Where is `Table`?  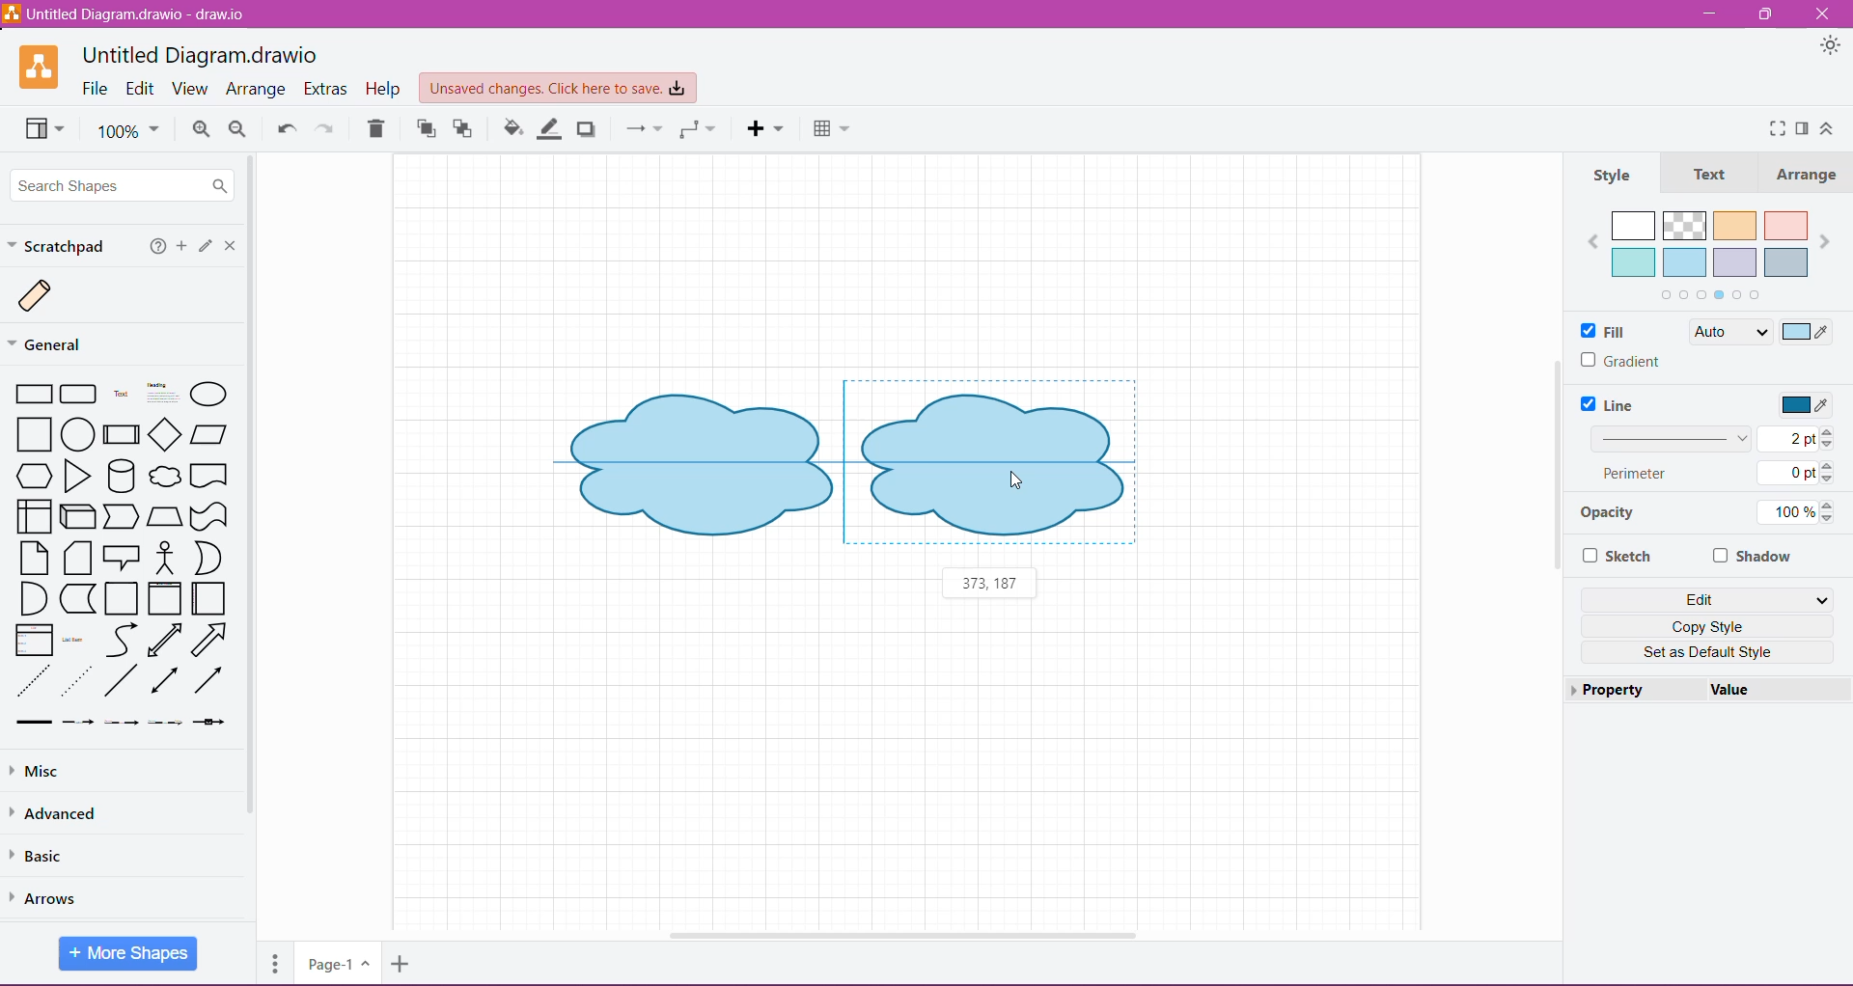 Table is located at coordinates (831, 129).